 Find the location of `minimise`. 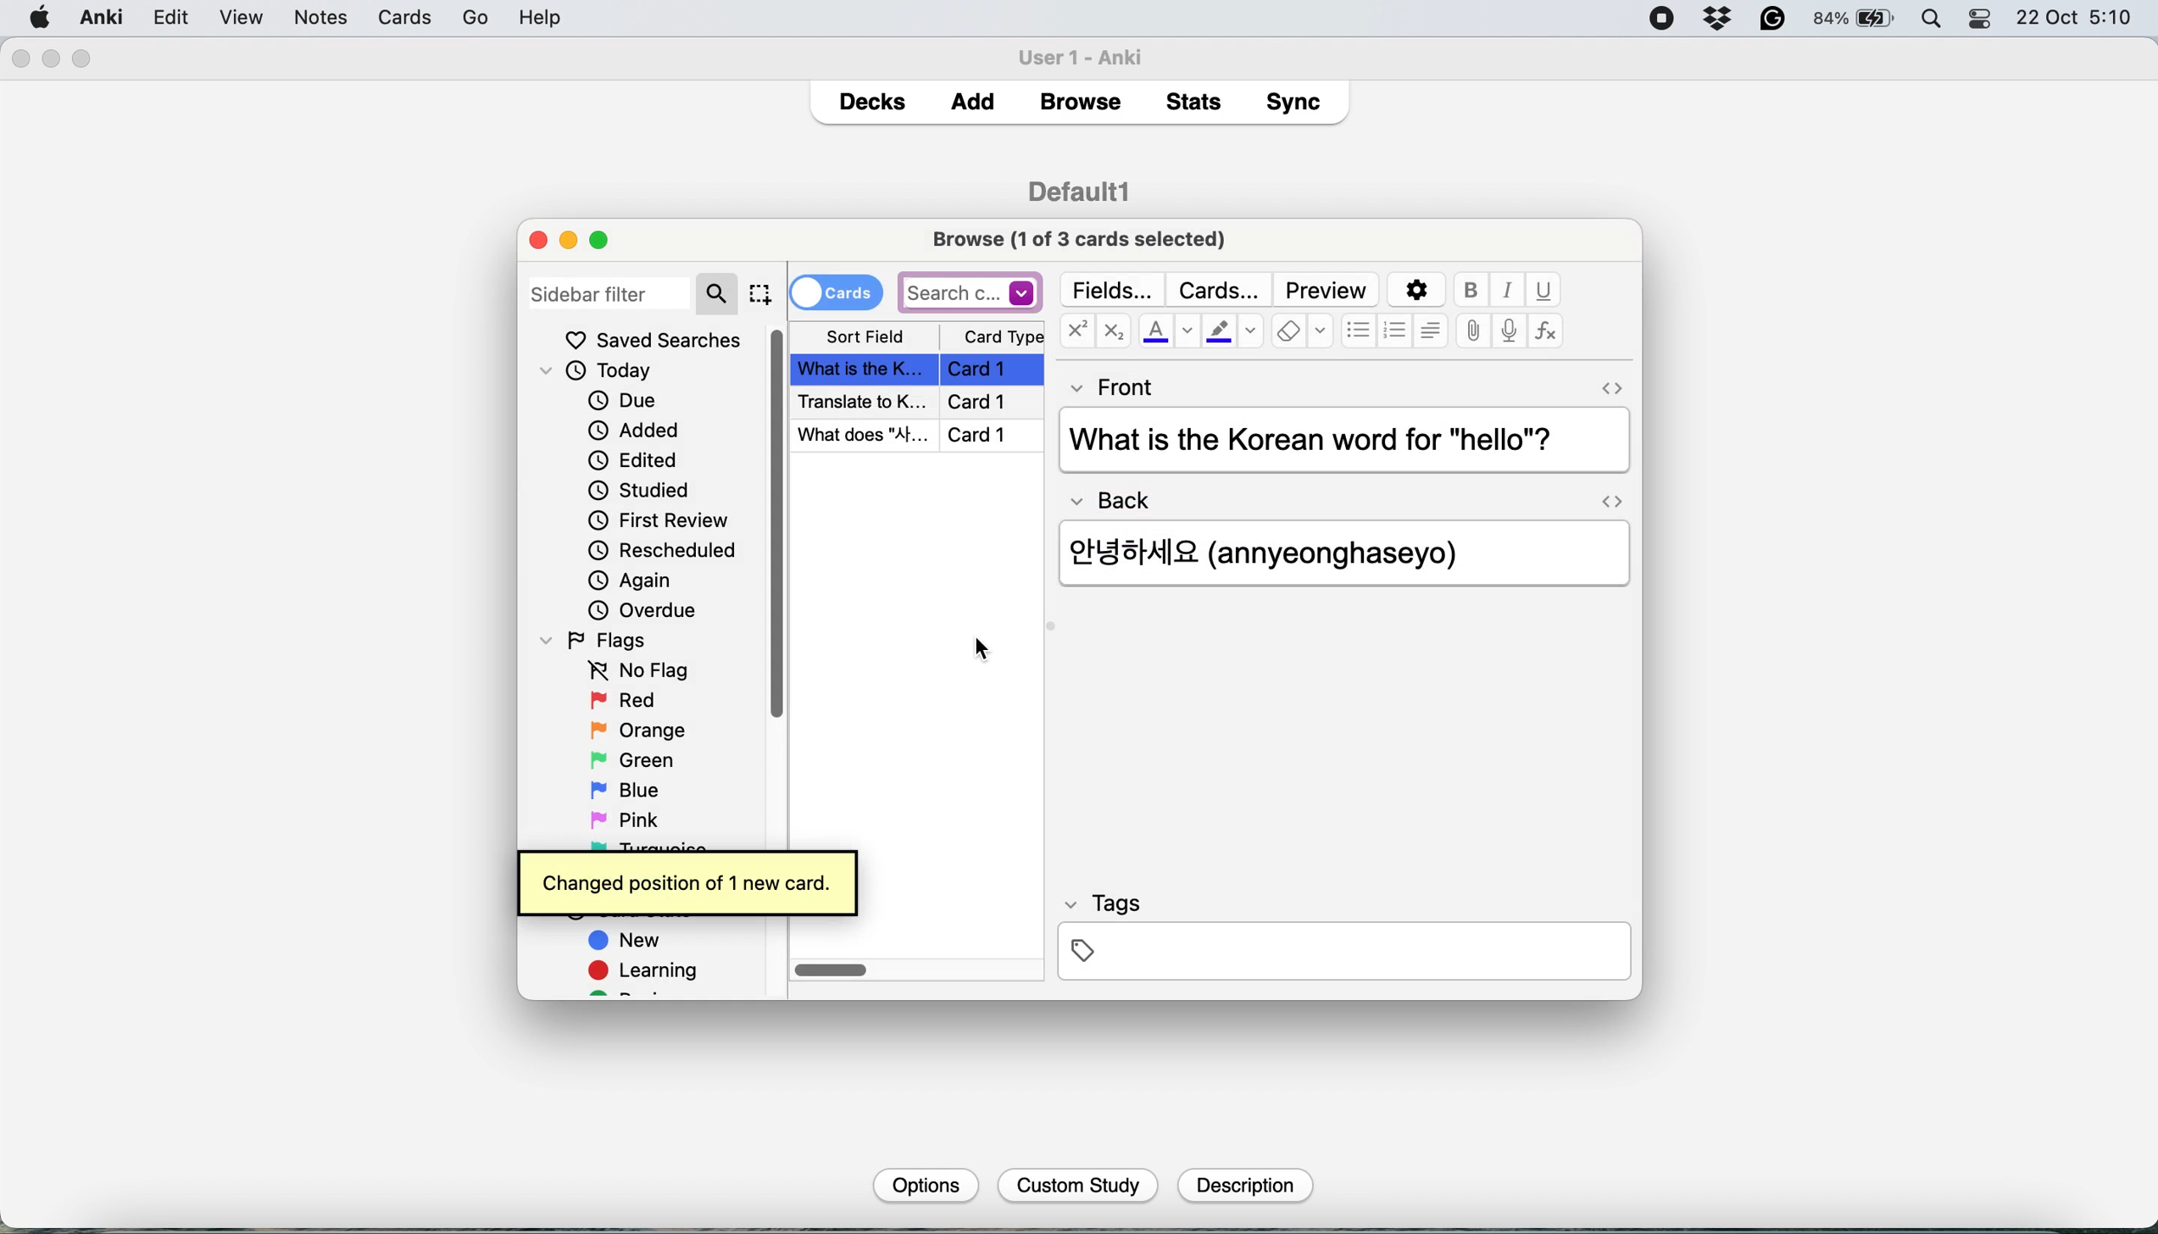

minimise is located at coordinates (52, 58).